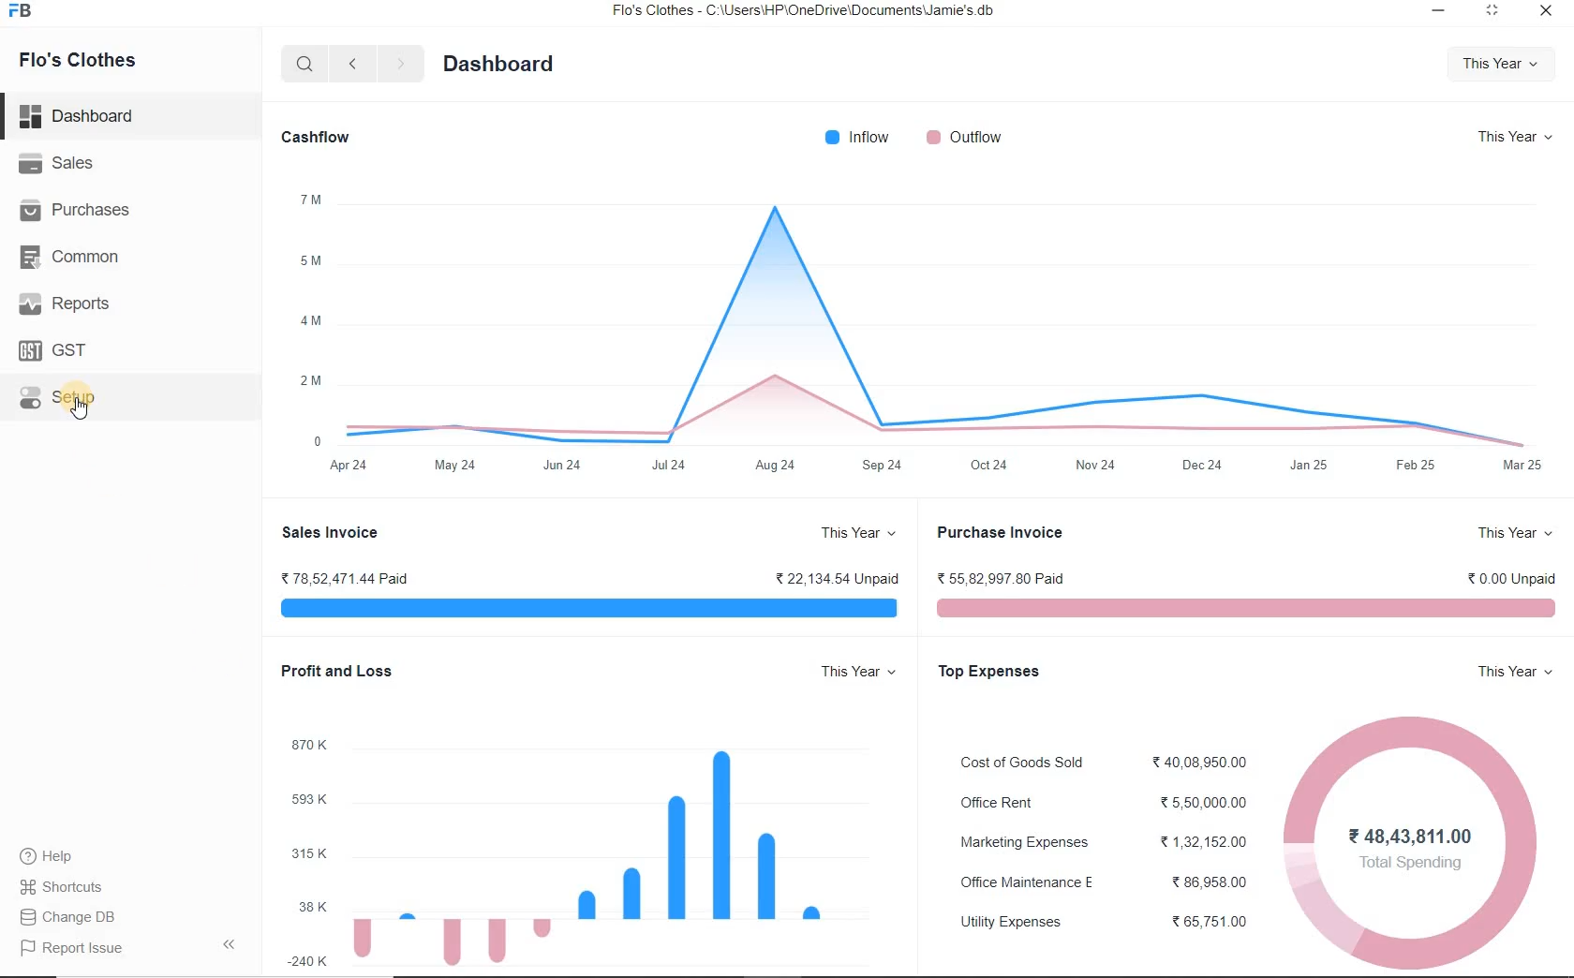 The width and height of the screenshot is (1574, 978). Describe the element at coordinates (332, 534) in the screenshot. I see `Sales Invoice` at that location.